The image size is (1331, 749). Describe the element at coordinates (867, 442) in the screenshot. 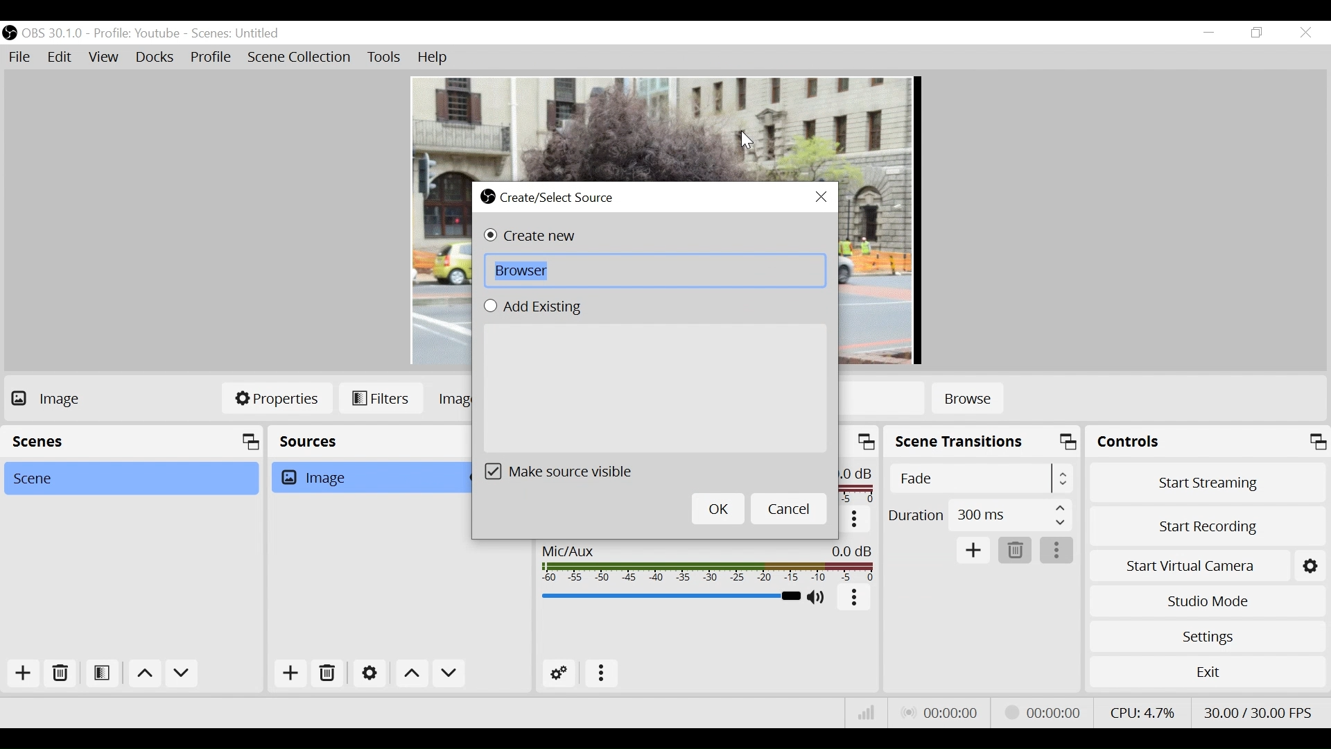

I see `maximize` at that location.